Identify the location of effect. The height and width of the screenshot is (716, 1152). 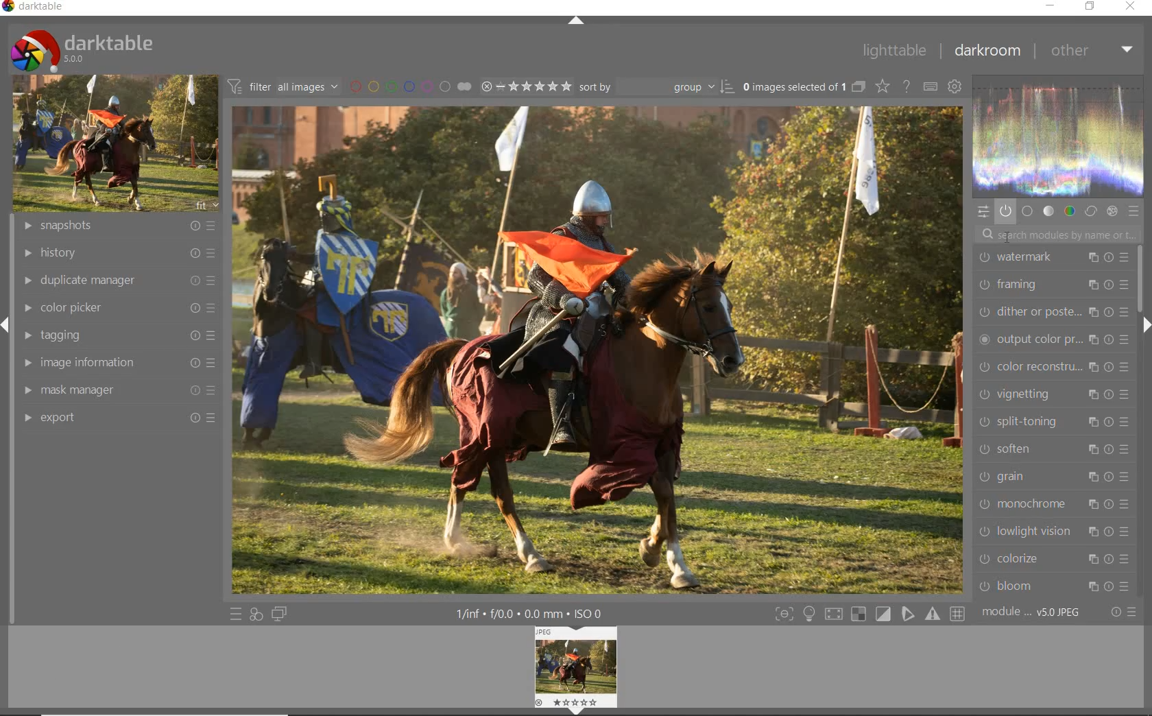
(1111, 211).